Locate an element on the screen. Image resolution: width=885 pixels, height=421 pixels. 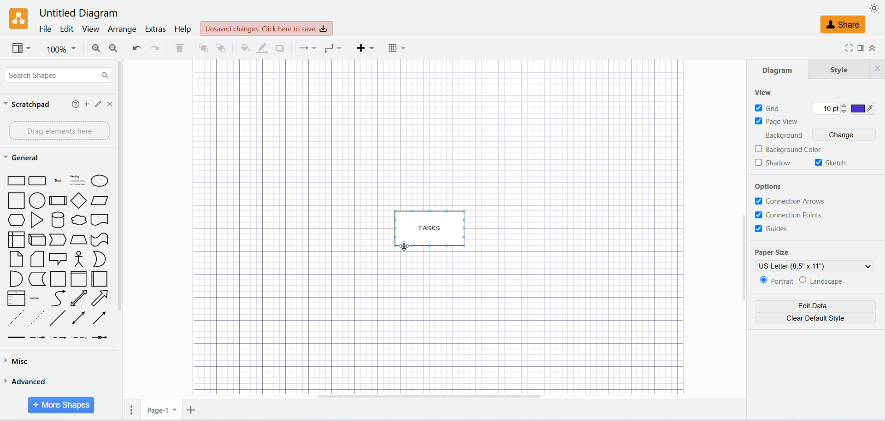
paper size is located at coordinates (775, 252).